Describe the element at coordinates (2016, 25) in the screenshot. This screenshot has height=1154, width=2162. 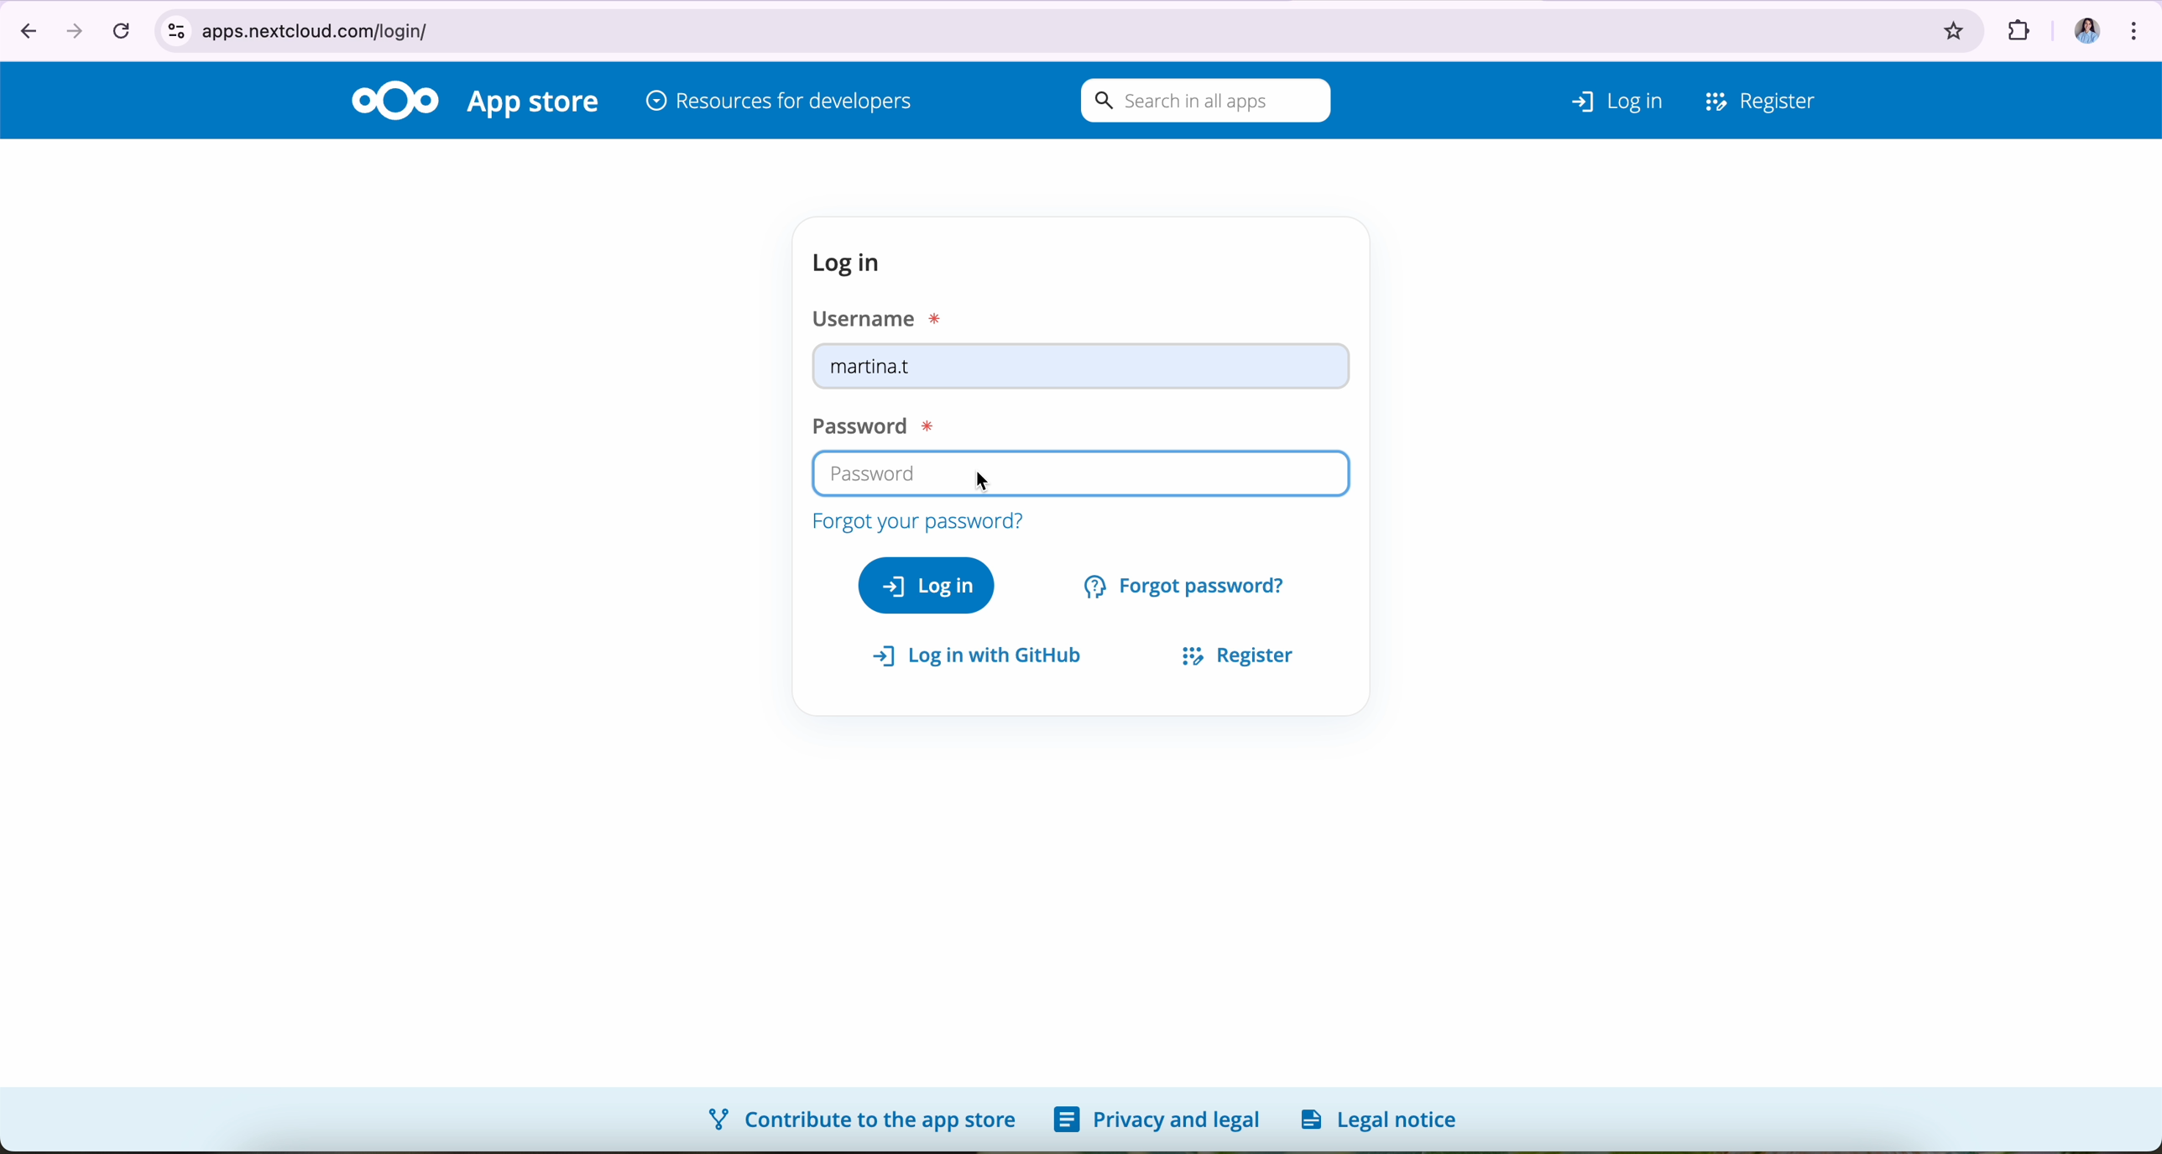
I see `extensions` at that location.